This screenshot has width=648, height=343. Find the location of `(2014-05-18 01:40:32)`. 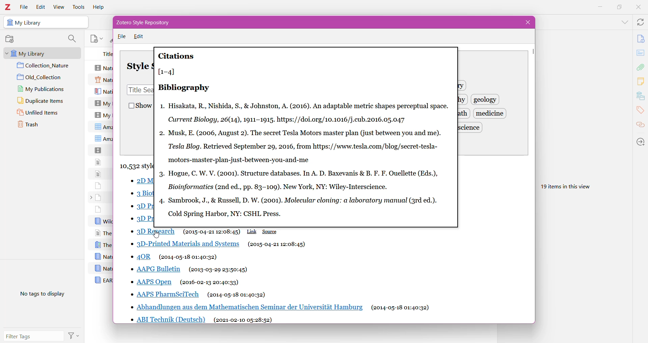

(2014-05-18 01:40:32) is located at coordinates (188, 257).